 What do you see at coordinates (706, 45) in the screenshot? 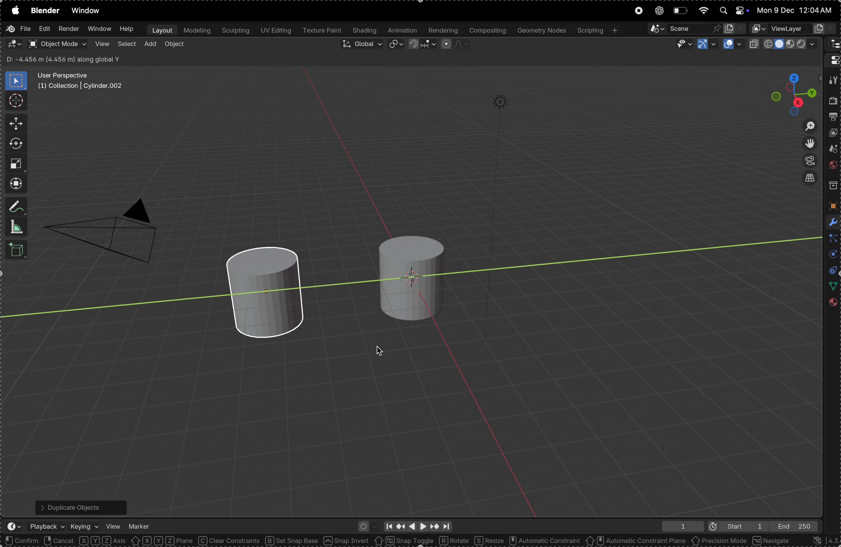
I see `show gimzo` at bounding box center [706, 45].